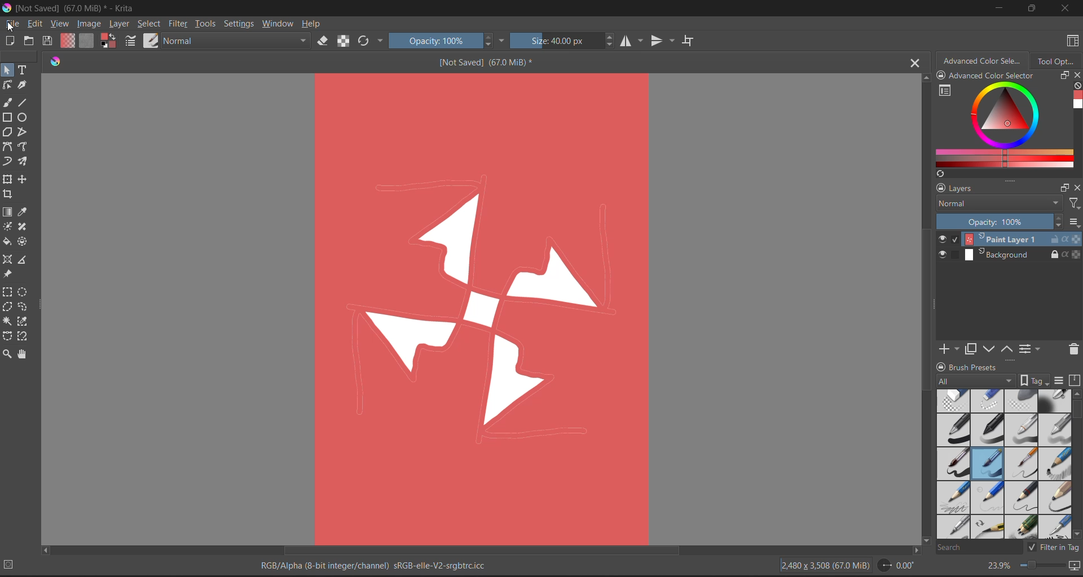  I want to click on tools, so click(7, 196).